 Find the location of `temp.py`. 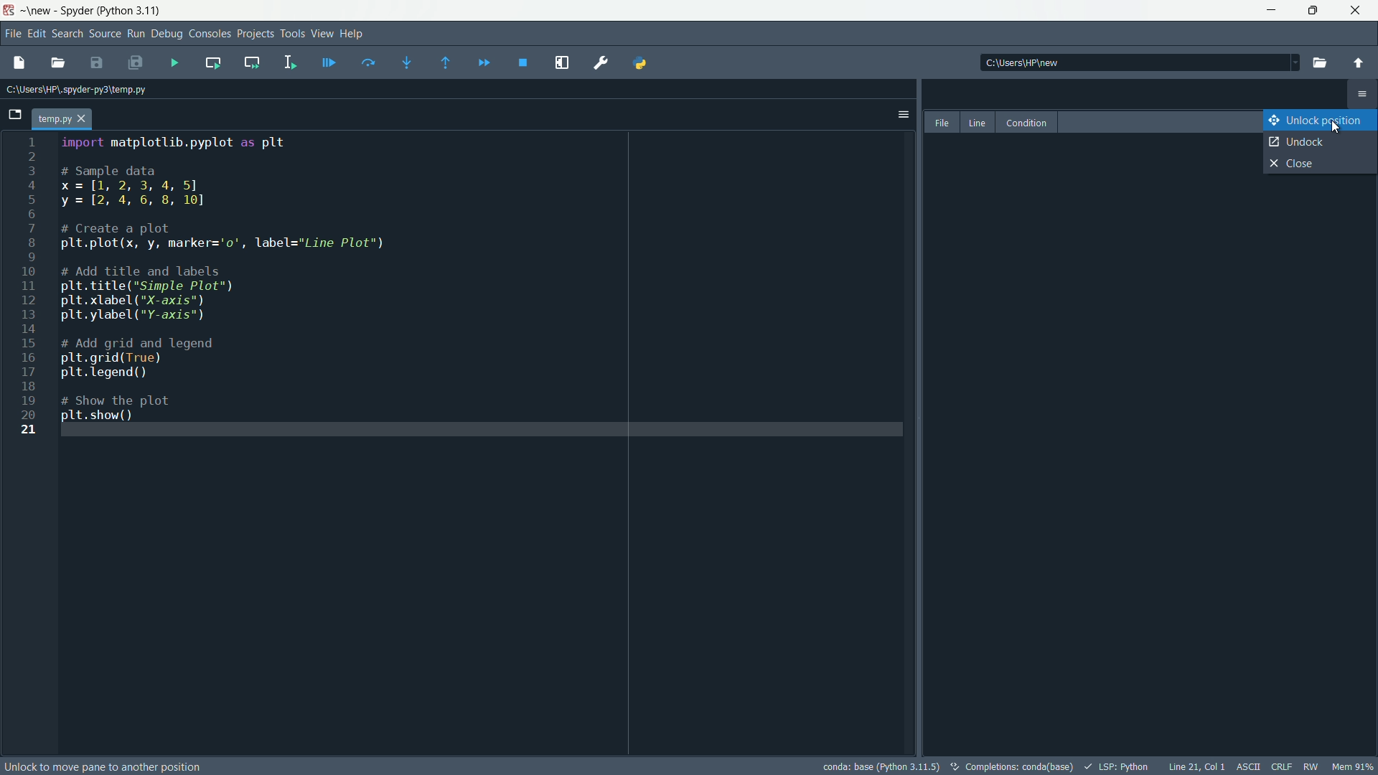

temp.py is located at coordinates (67, 118).